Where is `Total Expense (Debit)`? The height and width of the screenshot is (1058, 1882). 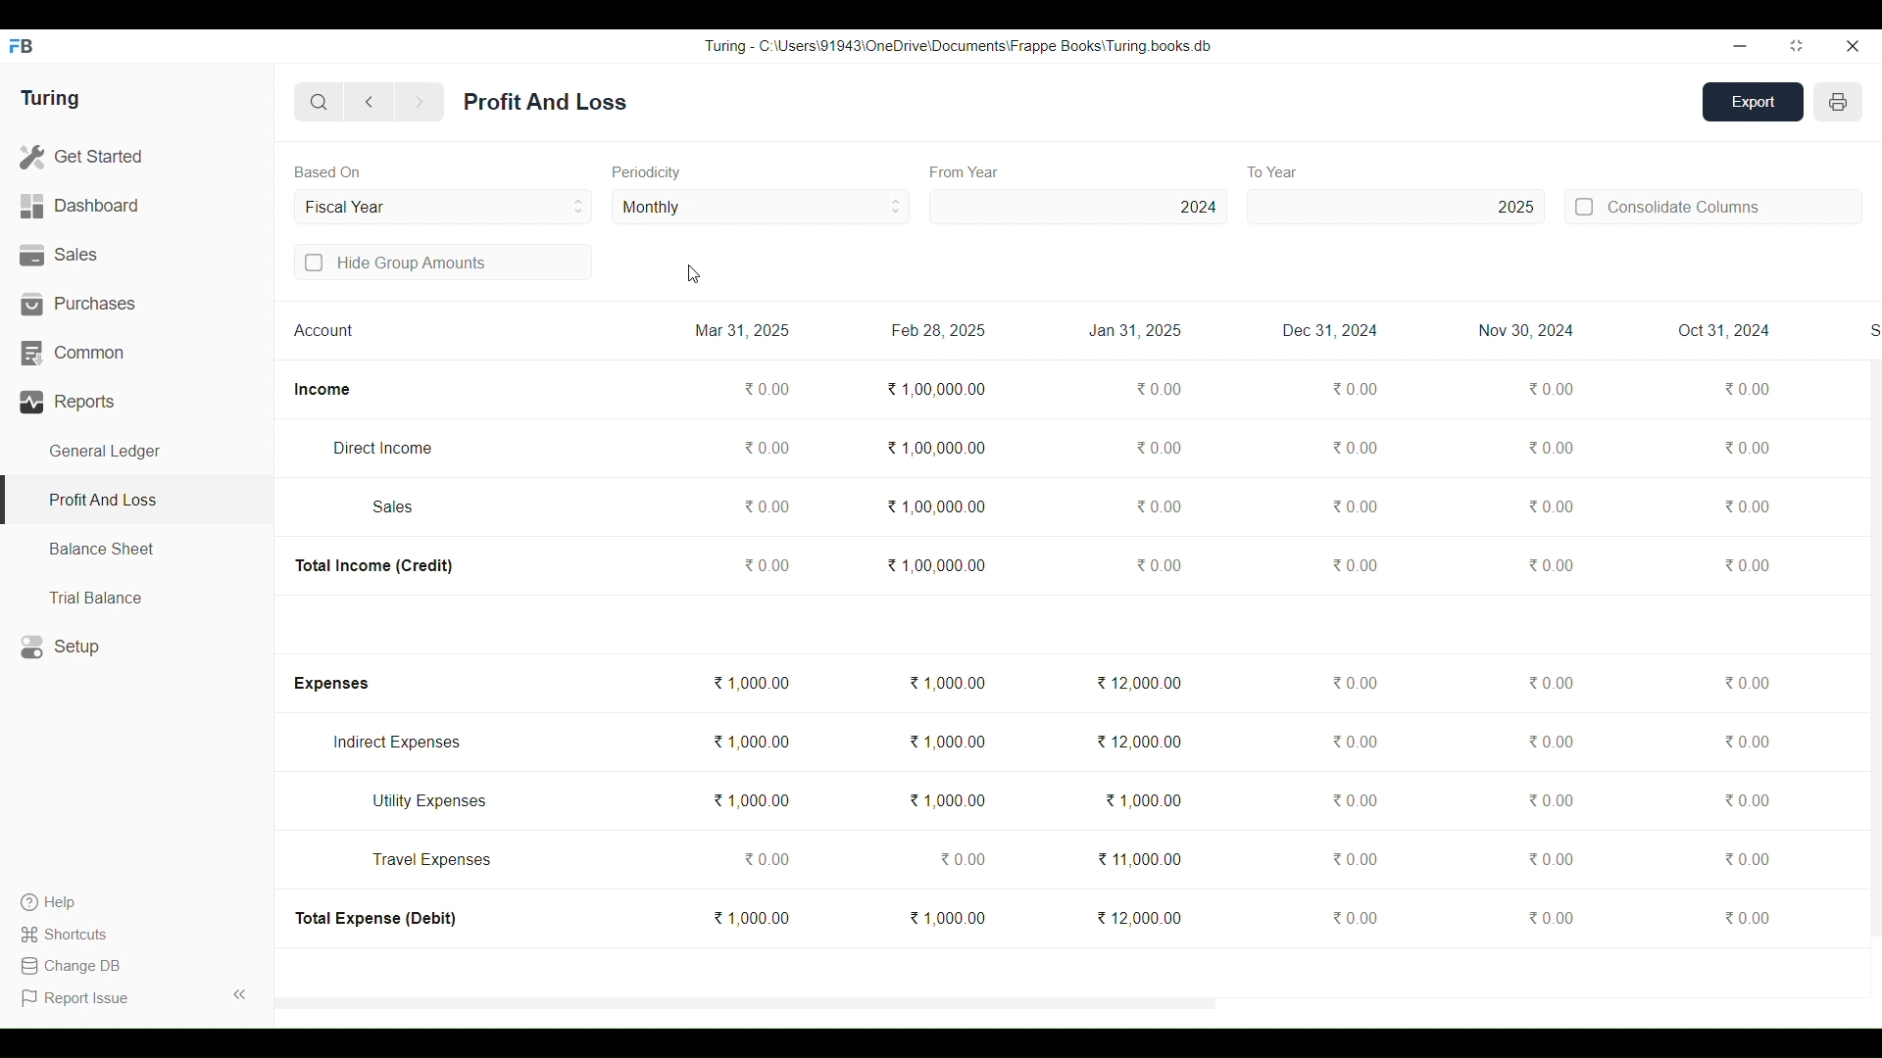
Total Expense (Debit) is located at coordinates (377, 918).